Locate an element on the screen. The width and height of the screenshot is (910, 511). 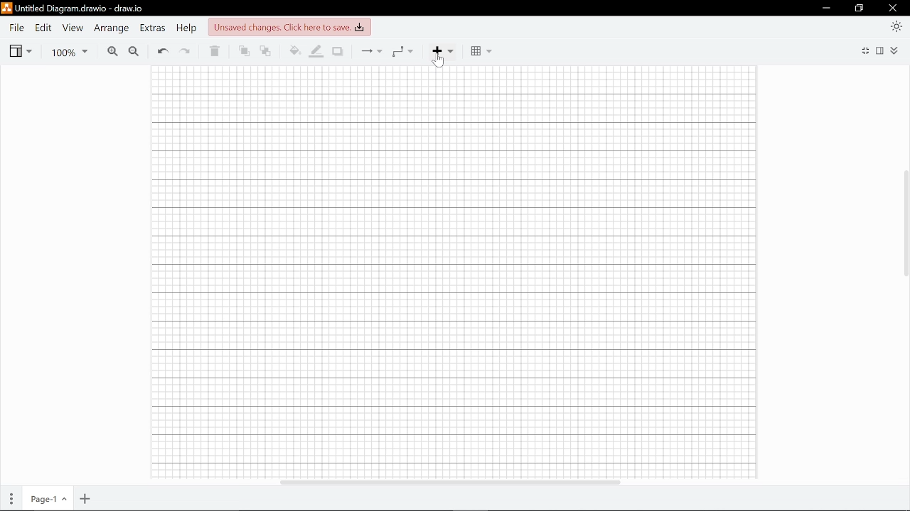
Waypoints is located at coordinates (402, 53).